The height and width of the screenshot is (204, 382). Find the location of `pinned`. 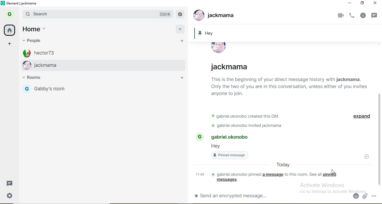

pinned is located at coordinates (329, 175).